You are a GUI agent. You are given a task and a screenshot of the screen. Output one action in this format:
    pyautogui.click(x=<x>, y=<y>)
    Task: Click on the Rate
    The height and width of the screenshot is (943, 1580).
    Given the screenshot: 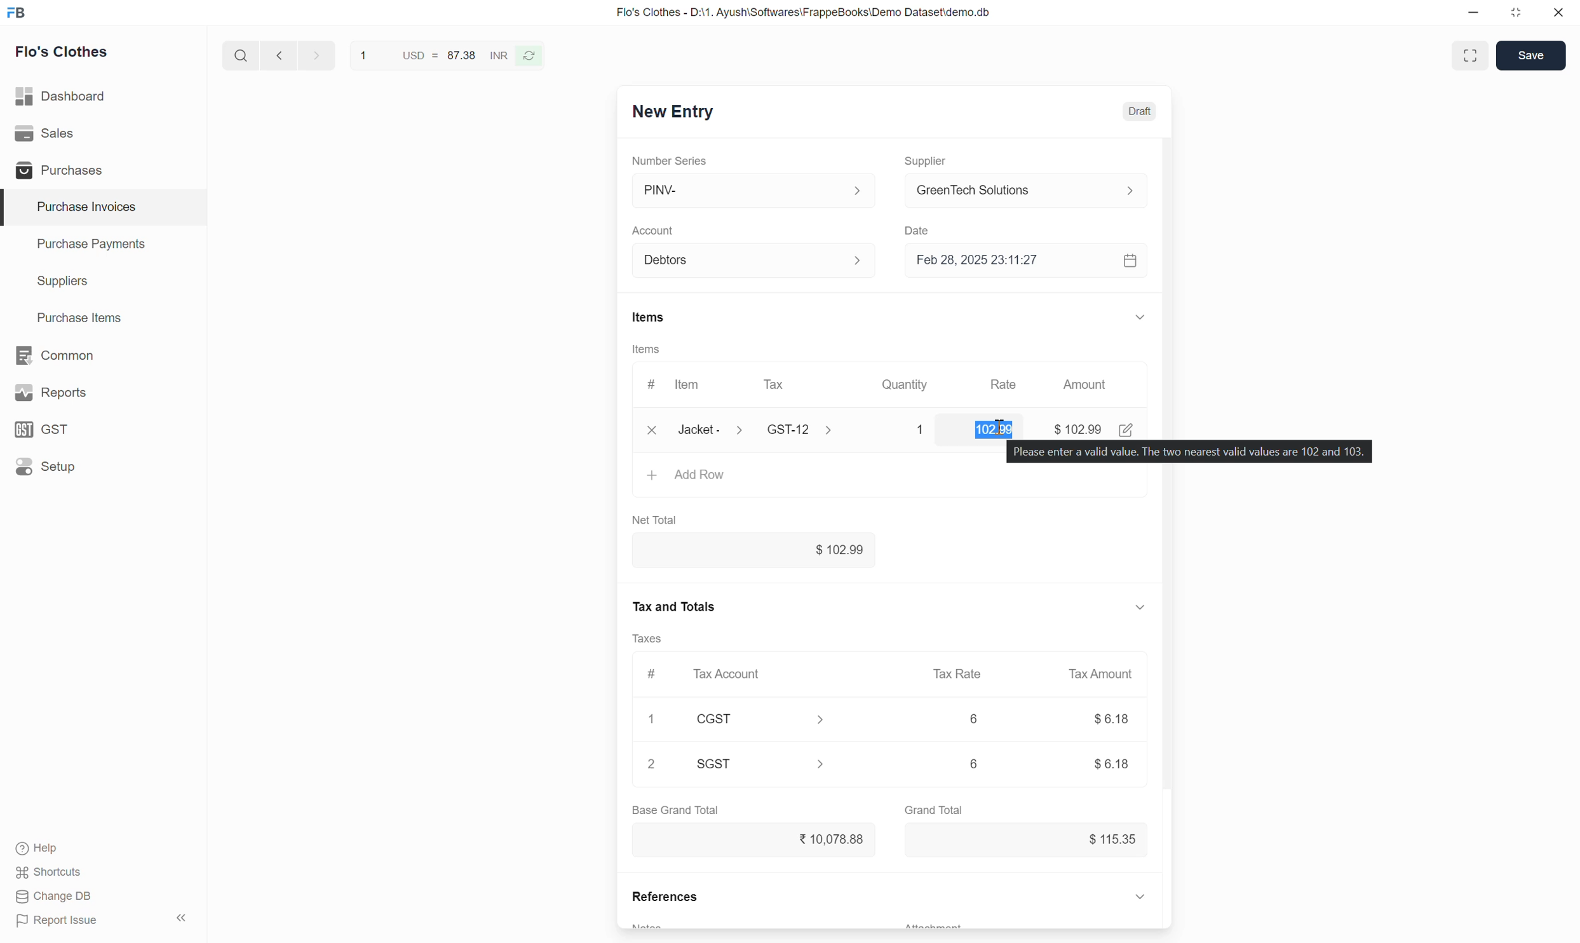 What is the action you would take?
    pyautogui.click(x=1006, y=380)
    